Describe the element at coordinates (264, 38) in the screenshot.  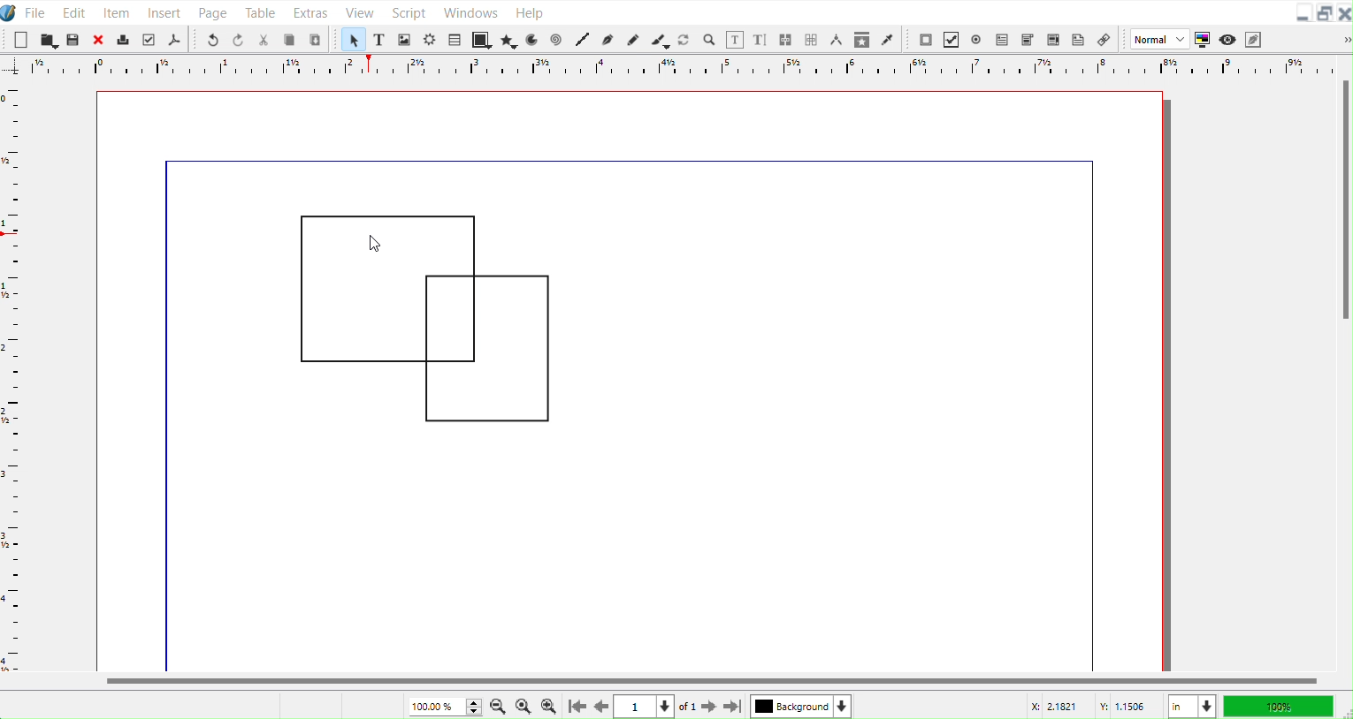
I see `Cut` at that location.